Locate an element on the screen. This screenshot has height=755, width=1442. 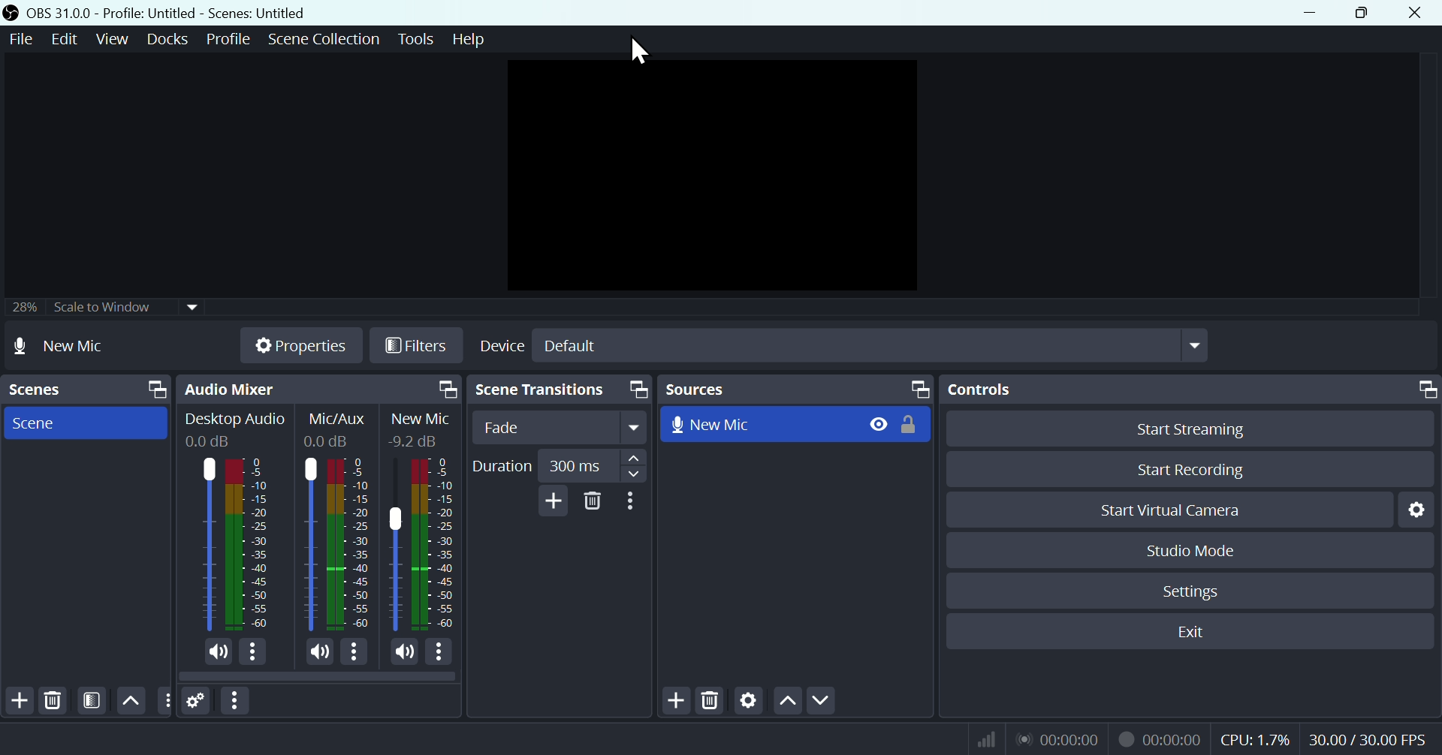
Up is located at coordinates (129, 700).